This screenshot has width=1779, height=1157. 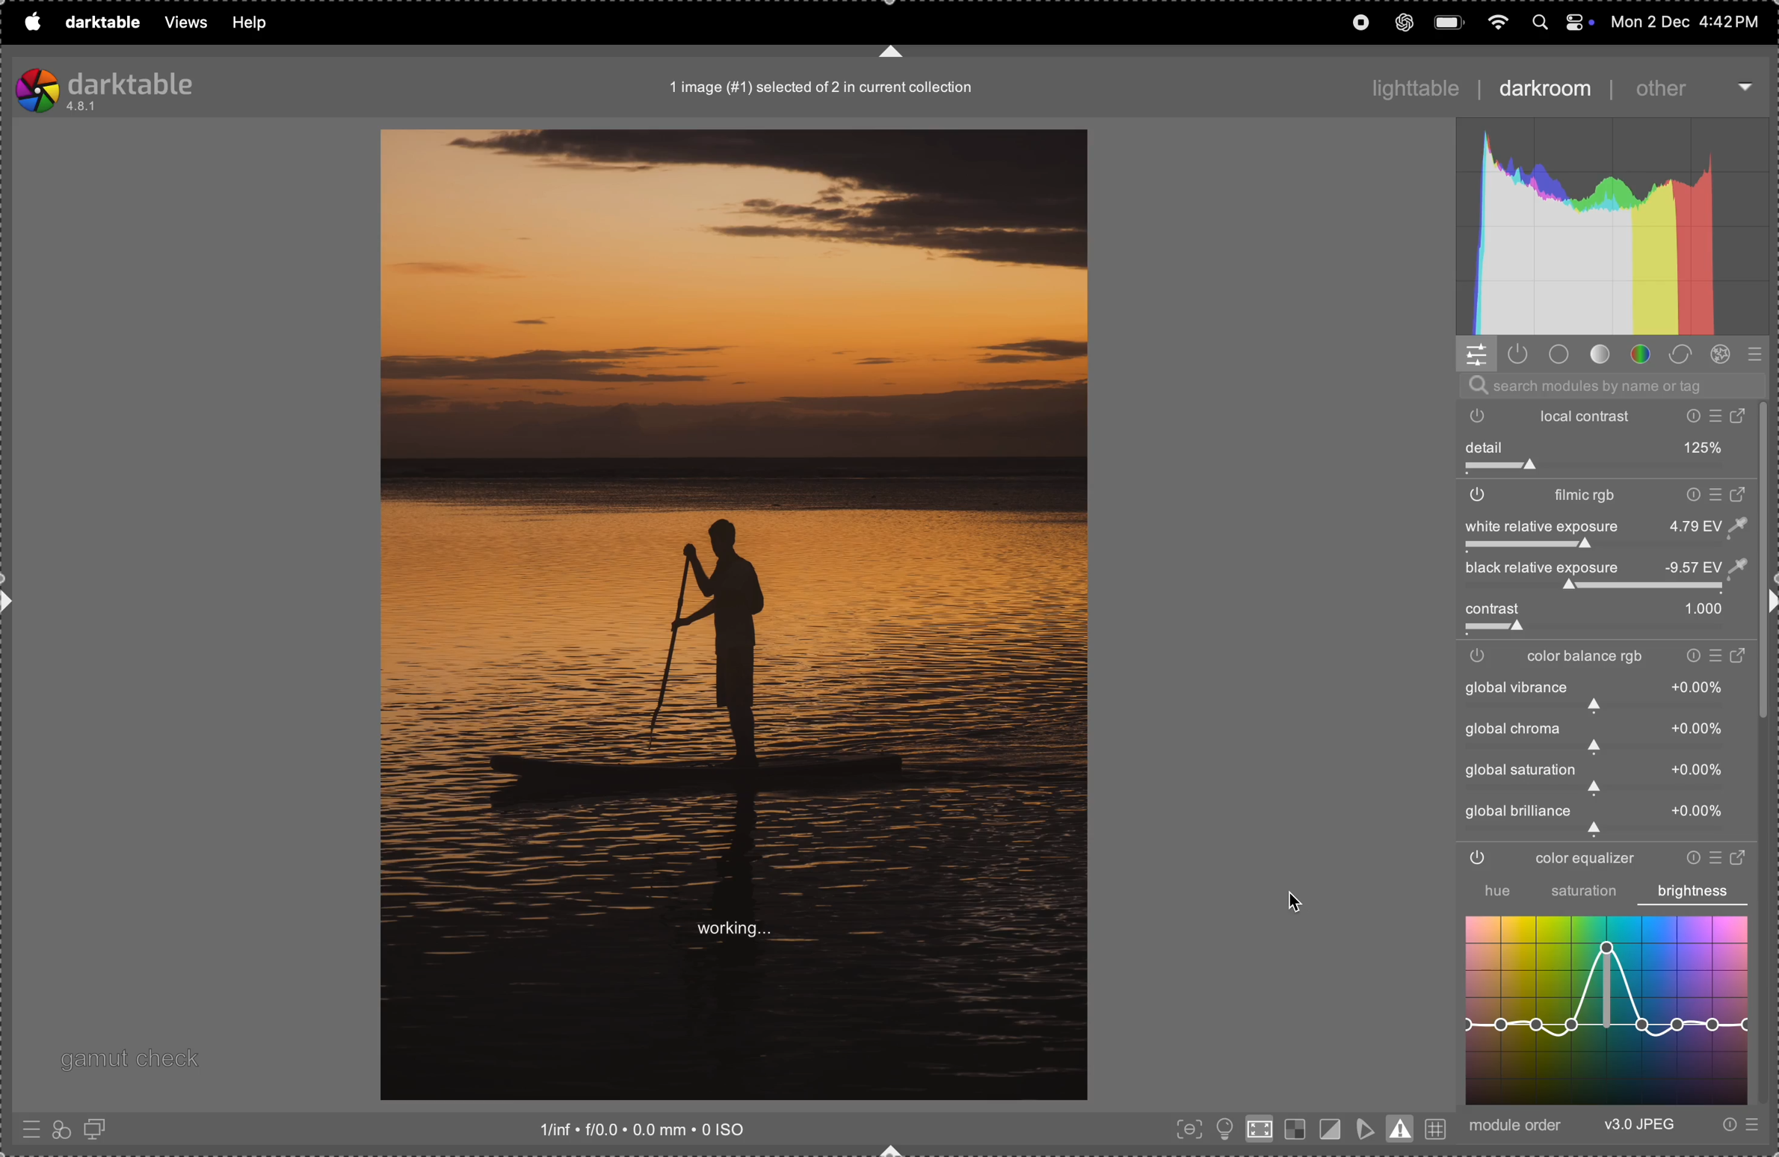 I want to click on darktable version, so click(x=141, y=87).